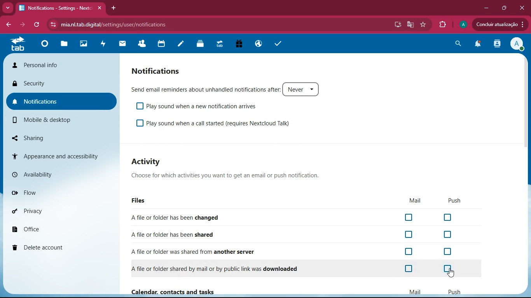 The width and height of the screenshot is (531, 298). I want to click on off, so click(448, 234).